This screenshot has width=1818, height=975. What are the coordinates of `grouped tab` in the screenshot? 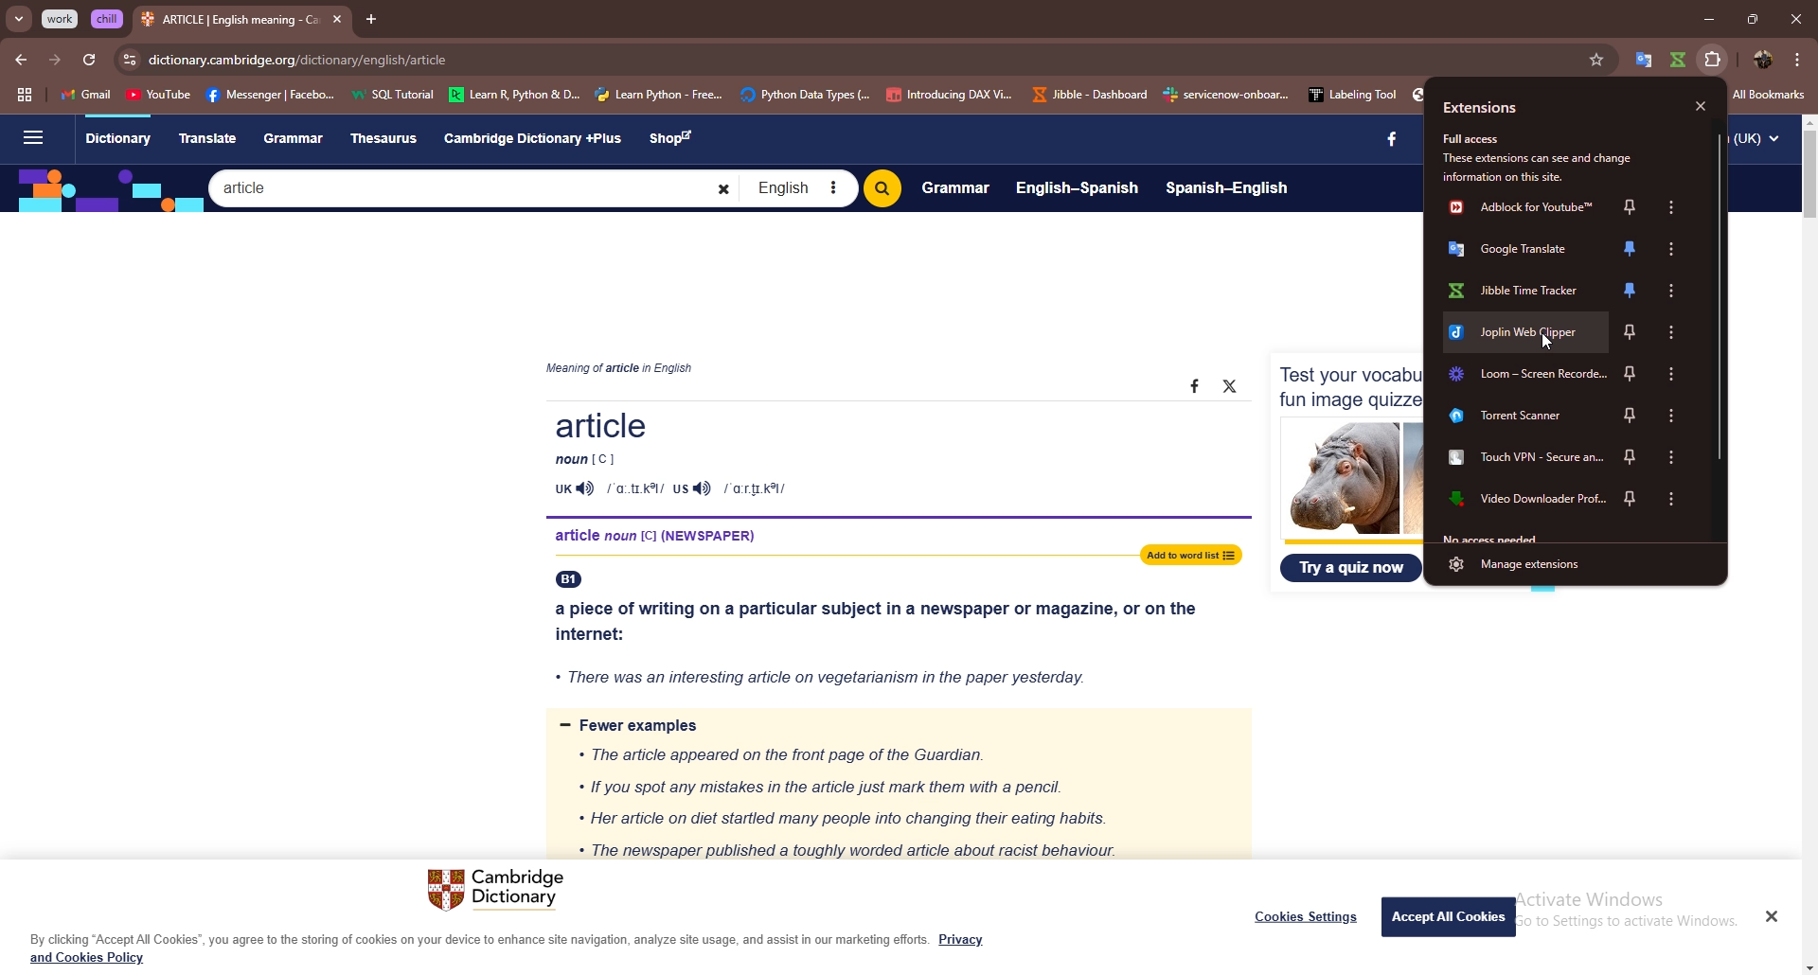 It's located at (108, 19).